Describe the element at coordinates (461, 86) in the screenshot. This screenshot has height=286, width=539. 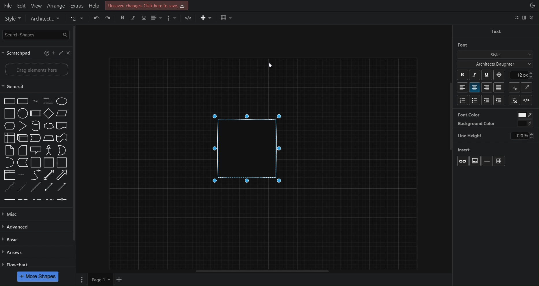
I see `Left` at that location.